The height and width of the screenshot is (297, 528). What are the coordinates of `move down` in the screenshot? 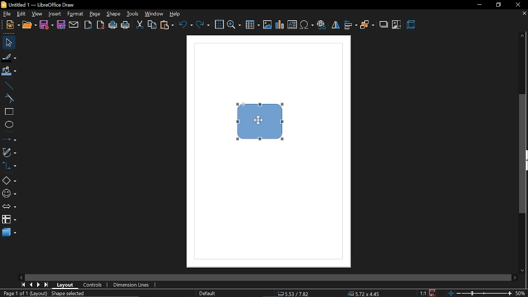 It's located at (523, 270).